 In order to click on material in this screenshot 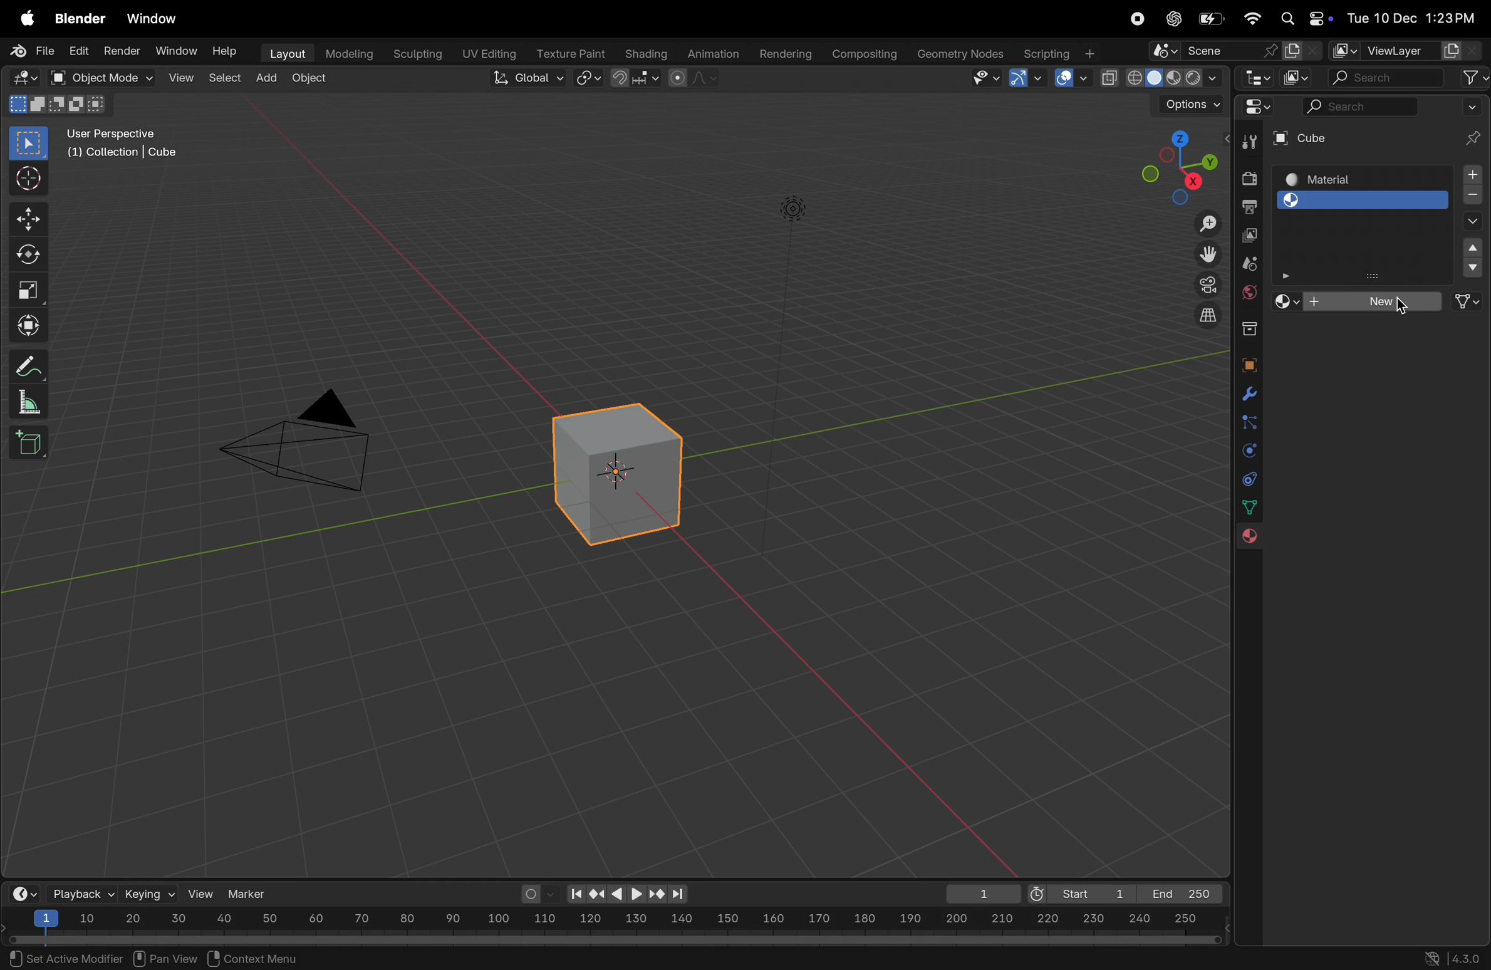, I will do `click(1245, 538)`.